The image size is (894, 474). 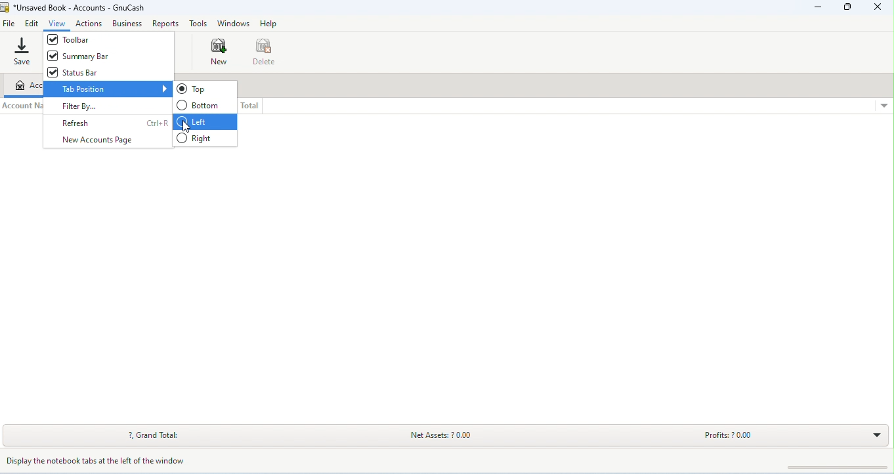 I want to click on view, so click(x=57, y=24).